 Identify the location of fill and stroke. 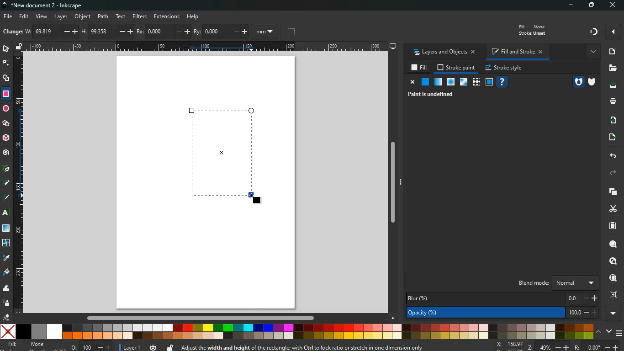
(517, 51).